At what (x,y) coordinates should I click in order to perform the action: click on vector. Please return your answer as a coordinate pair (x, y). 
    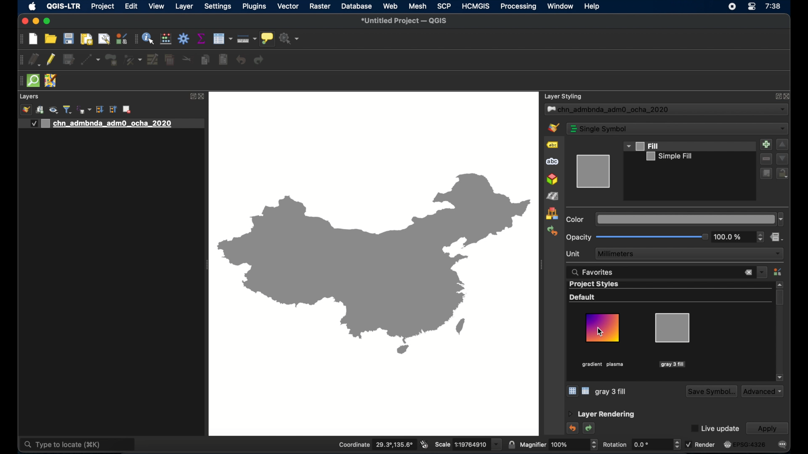
    Looking at the image, I should click on (288, 6).